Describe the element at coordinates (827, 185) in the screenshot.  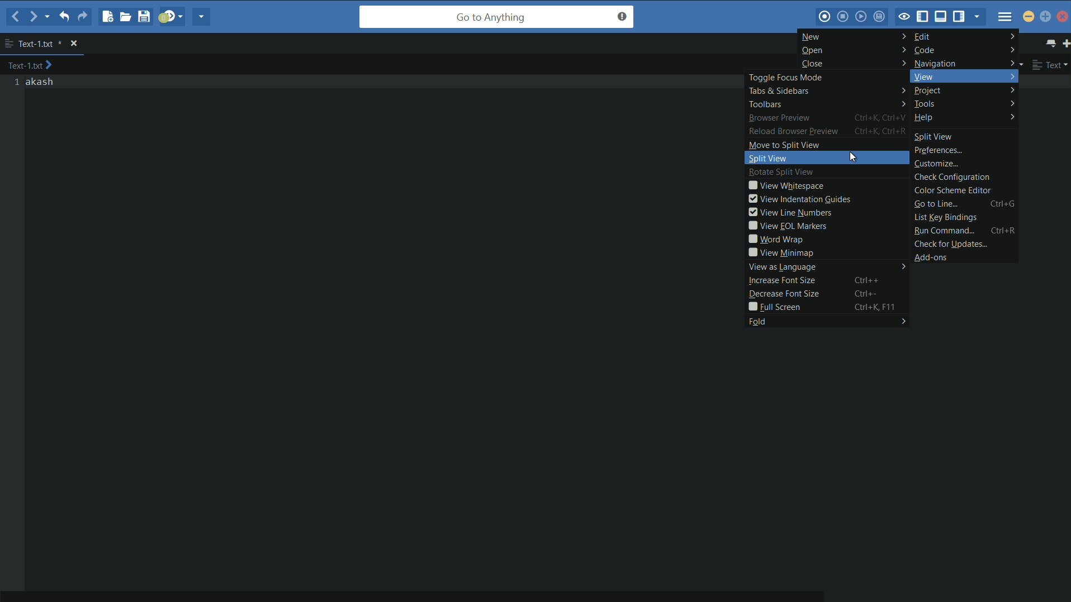
I see `view whitespace` at that location.